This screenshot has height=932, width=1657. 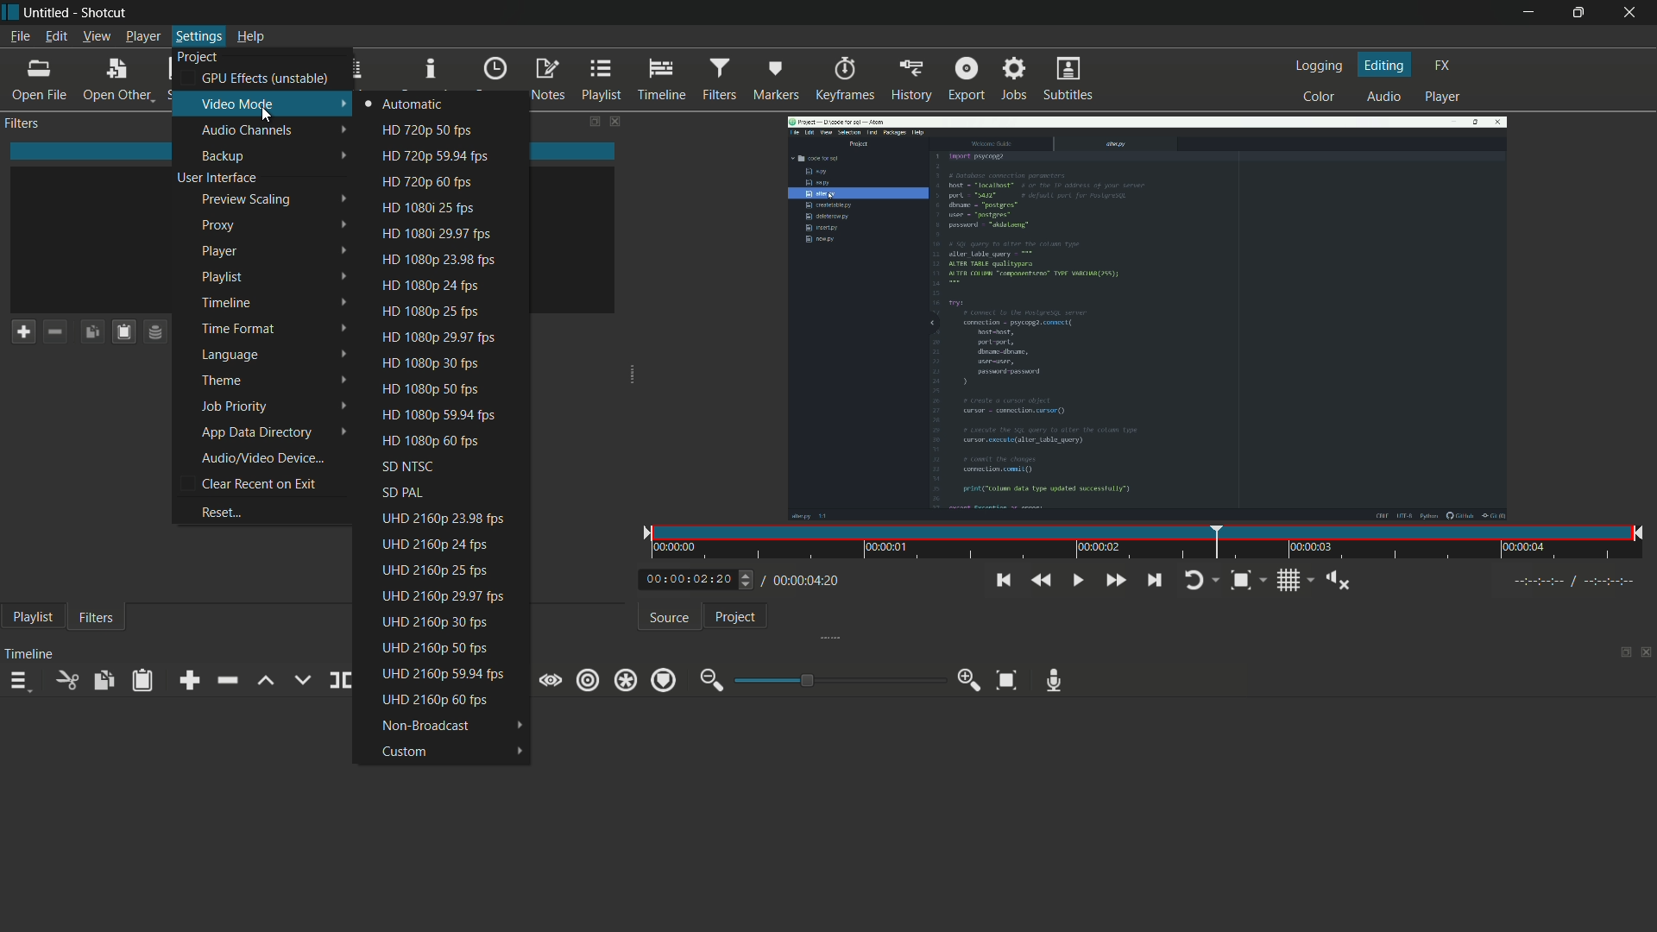 What do you see at coordinates (454, 235) in the screenshot?
I see `hd 1080p 29.97 fps` at bounding box center [454, 235].